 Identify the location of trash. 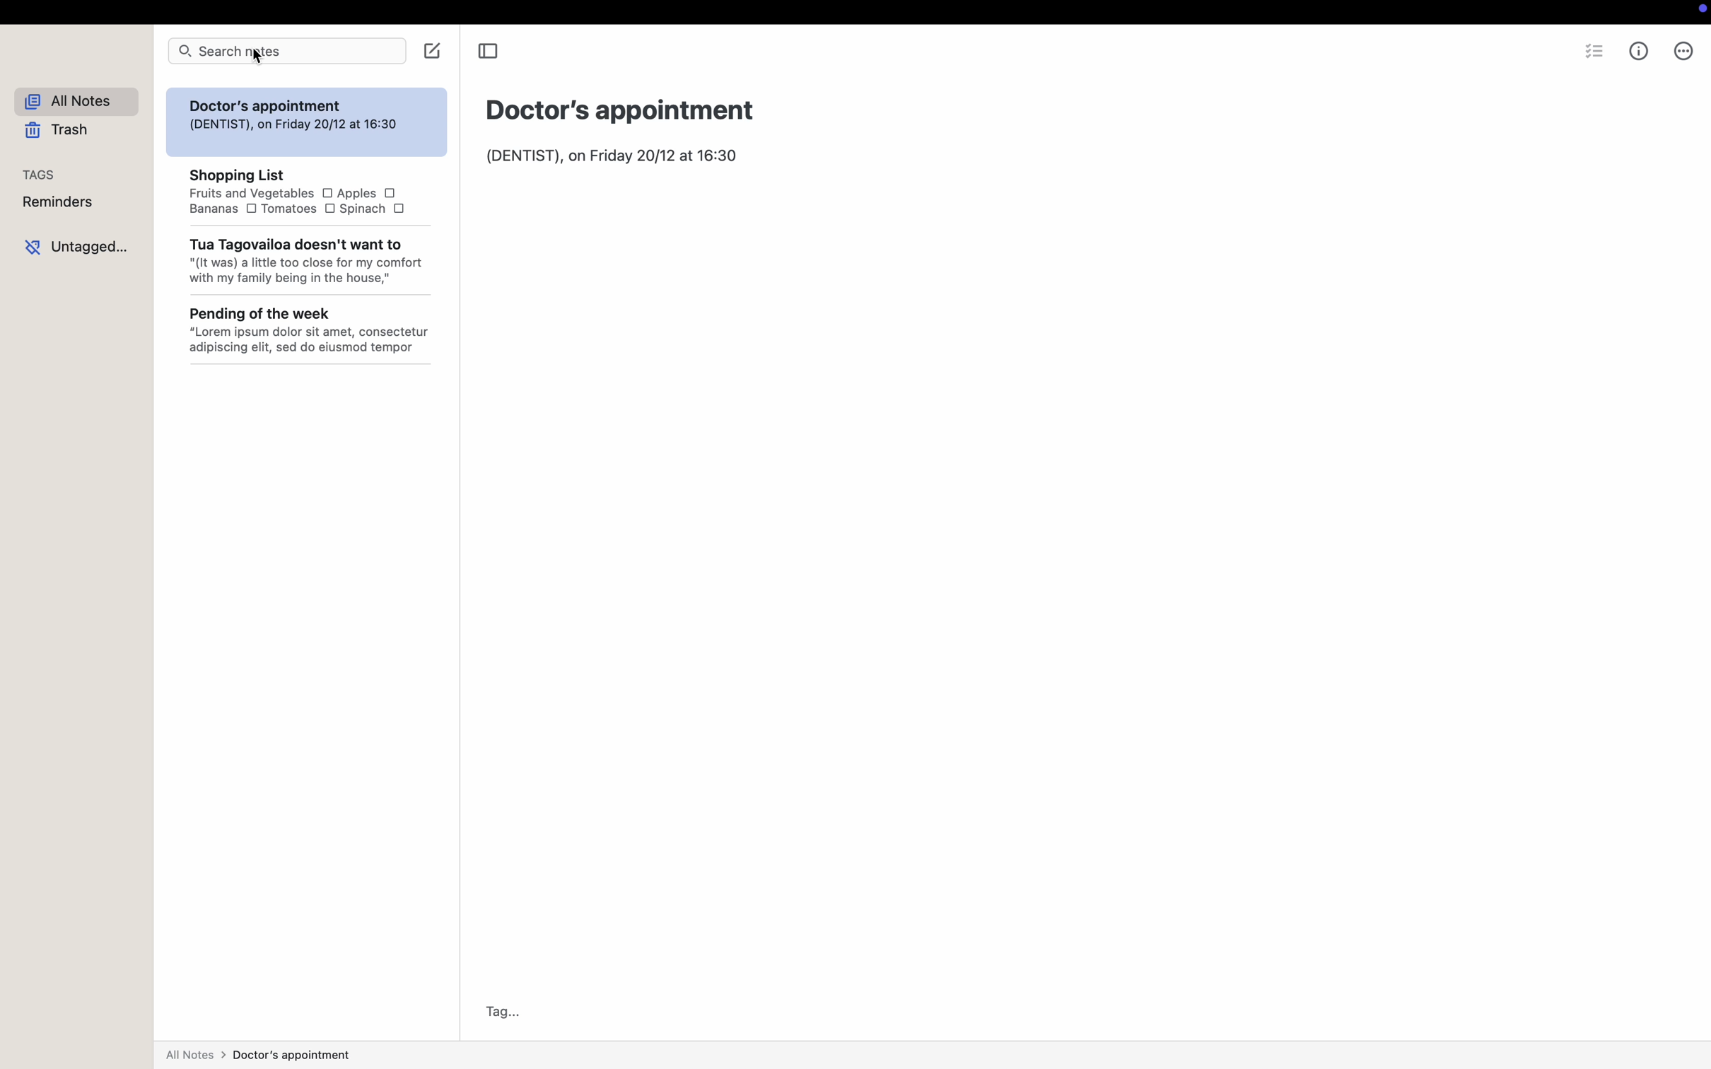
(59, 131).